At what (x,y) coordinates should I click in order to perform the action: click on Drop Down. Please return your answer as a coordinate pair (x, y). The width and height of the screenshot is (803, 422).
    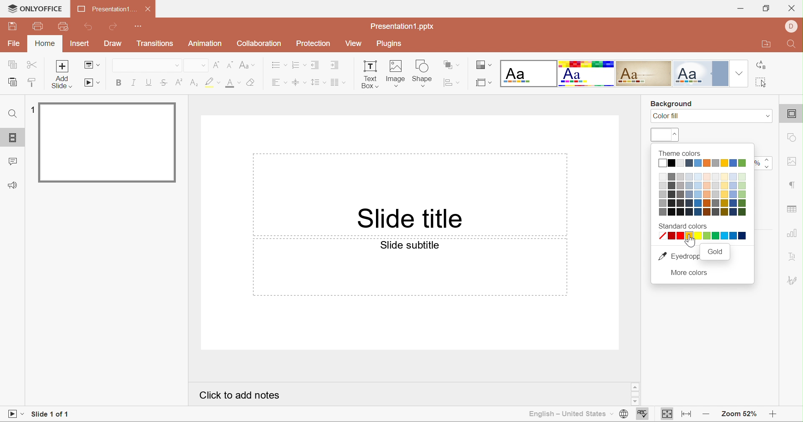
    Looking at the image, I should click on (175, 66).